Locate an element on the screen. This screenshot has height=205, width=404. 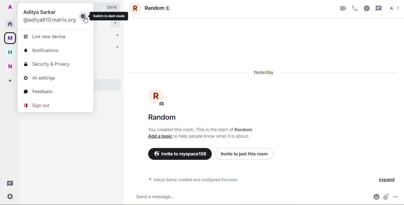
threads is located at coordinates (10, 183).